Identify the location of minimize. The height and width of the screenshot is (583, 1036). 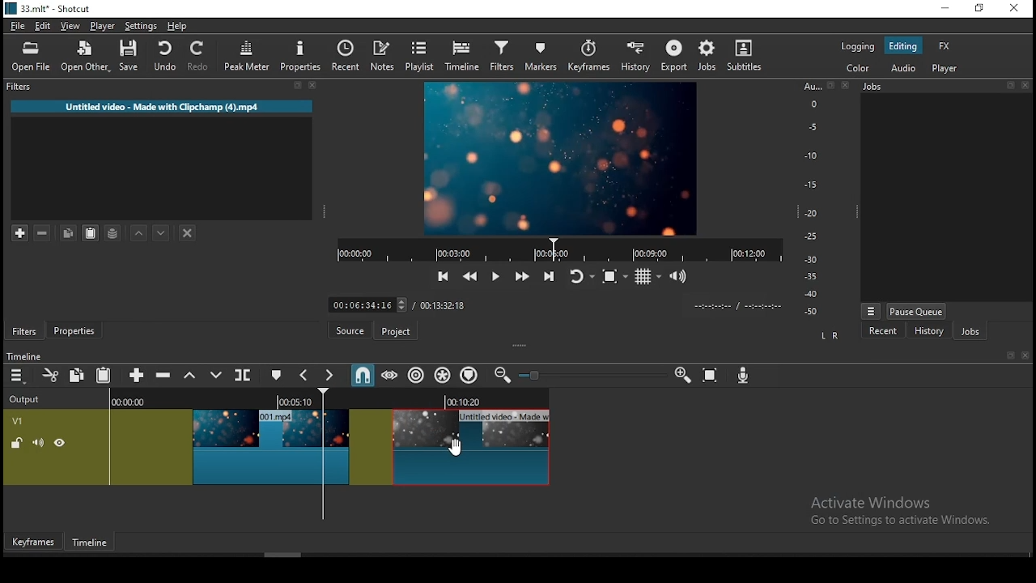
(948, 9).